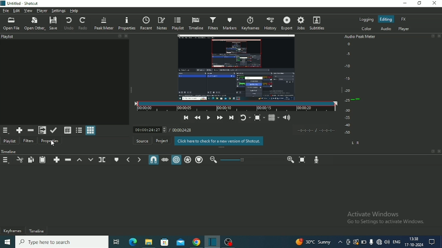 This screenshot has width=442, height=248. I want to click on Recent, so click(145, 23).